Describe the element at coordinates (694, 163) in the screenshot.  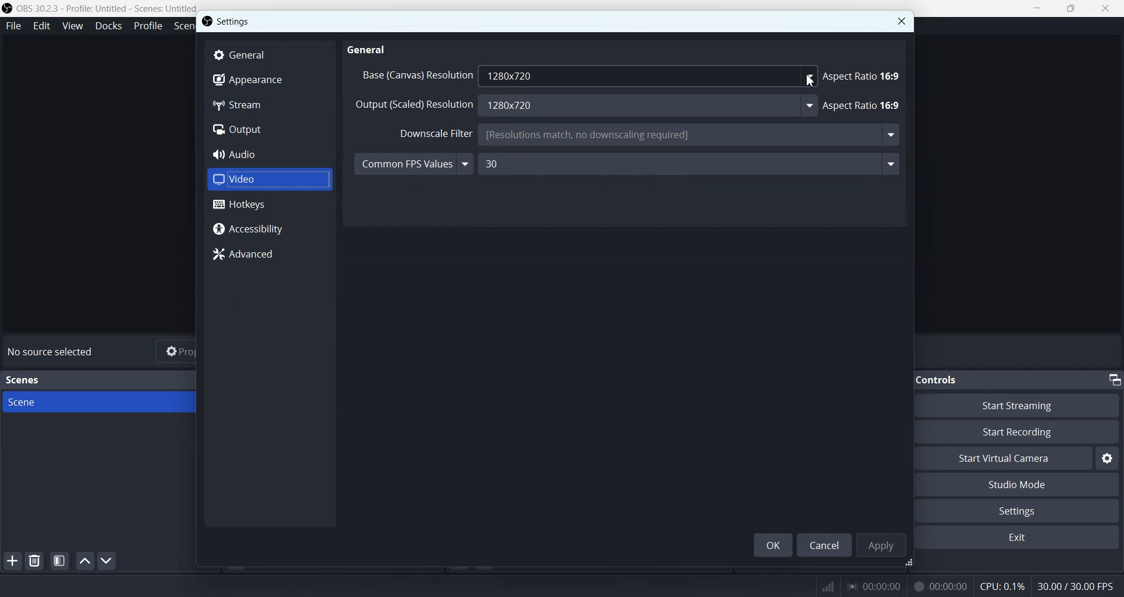
I see `30 ` at that location.